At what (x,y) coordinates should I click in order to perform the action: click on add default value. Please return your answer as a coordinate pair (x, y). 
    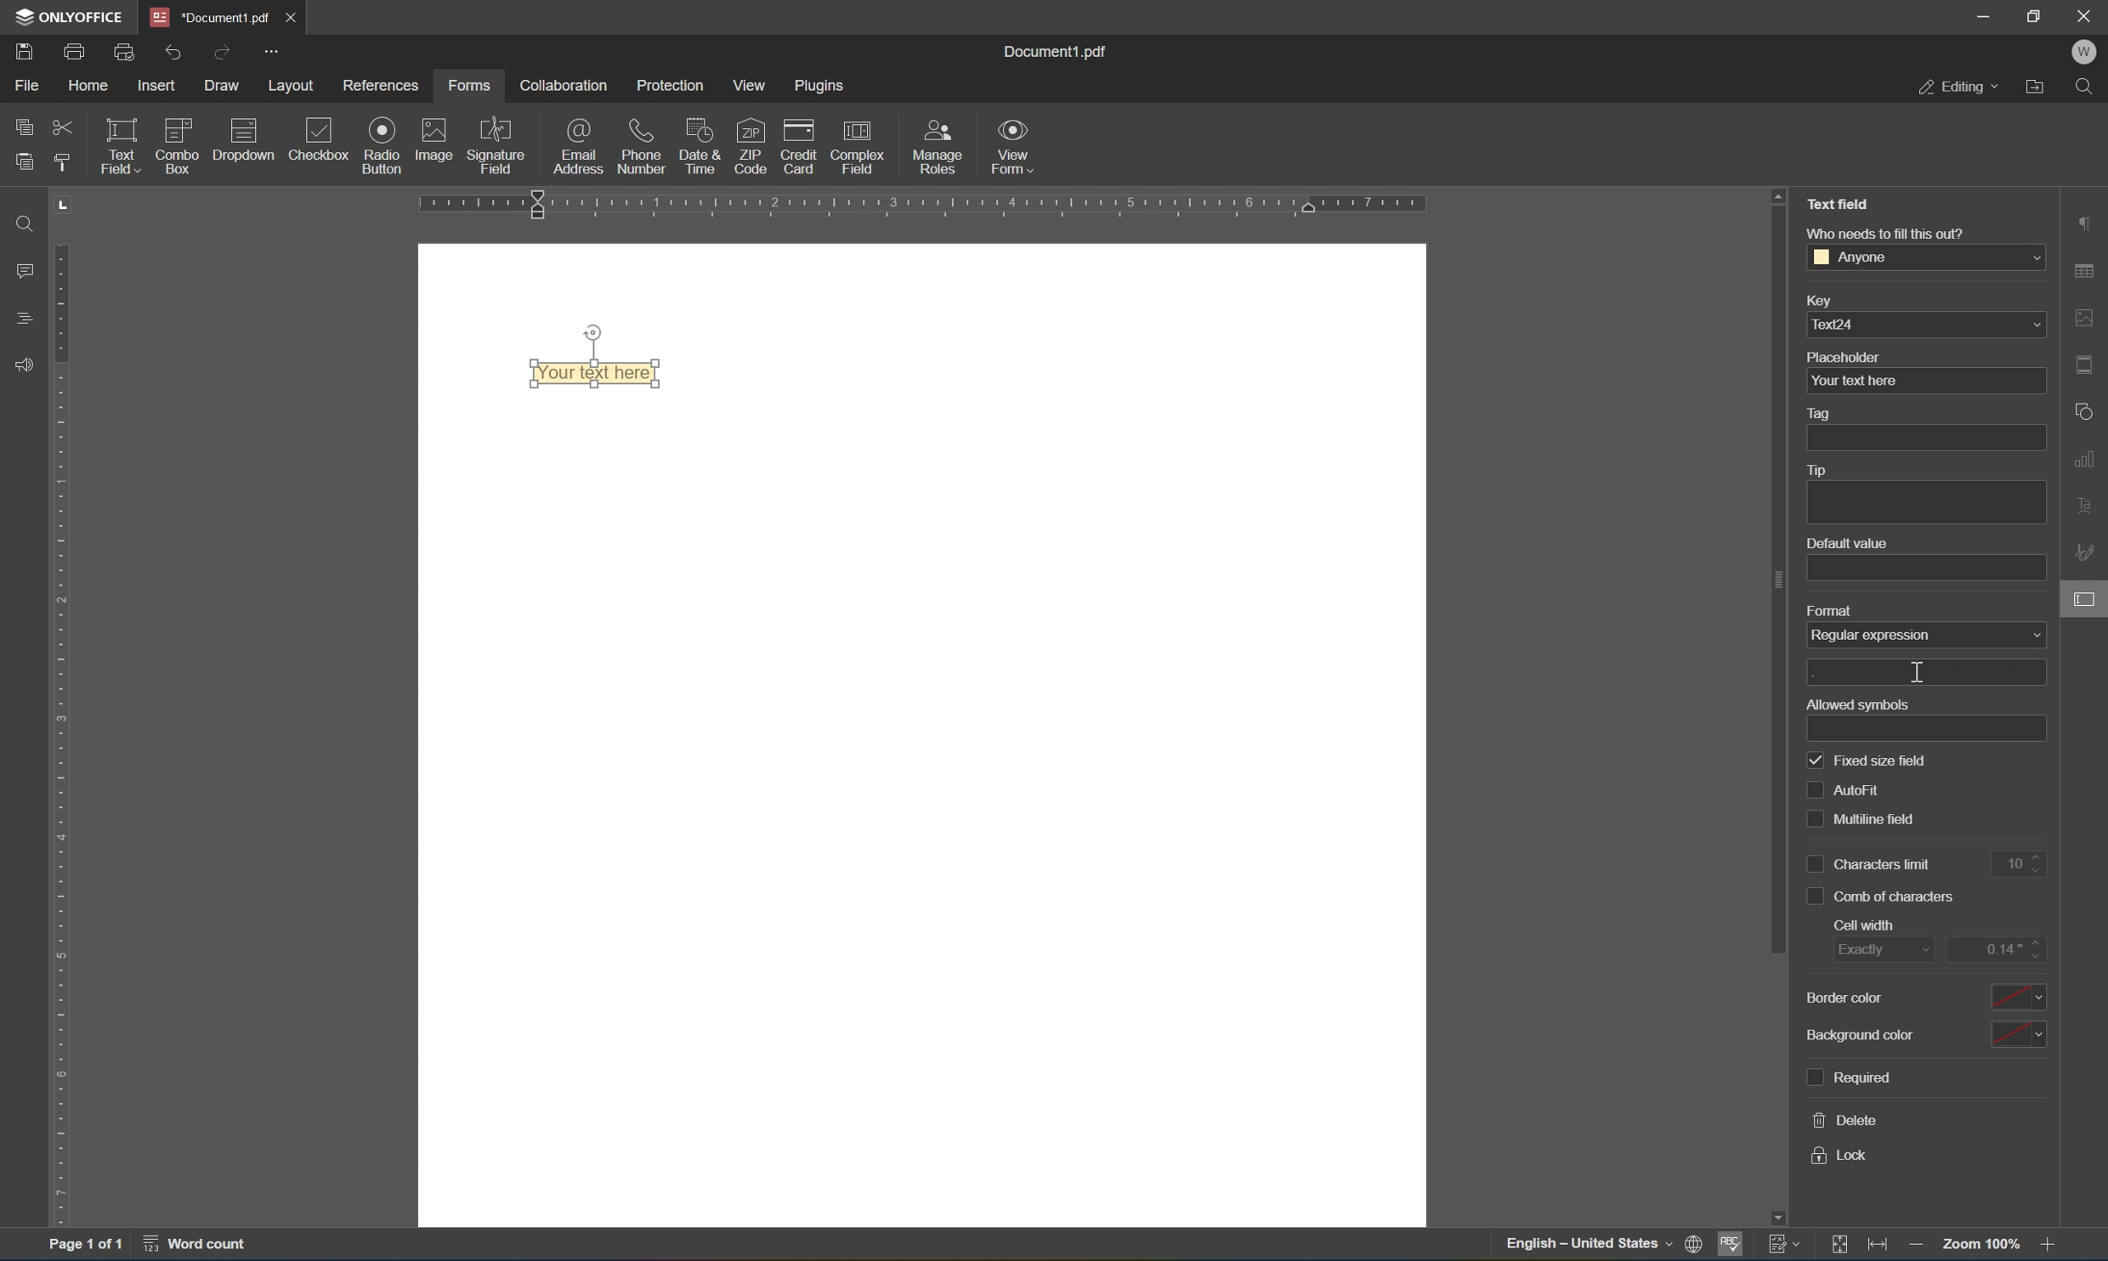
    Looking at the image, I should click on (1927, 569).